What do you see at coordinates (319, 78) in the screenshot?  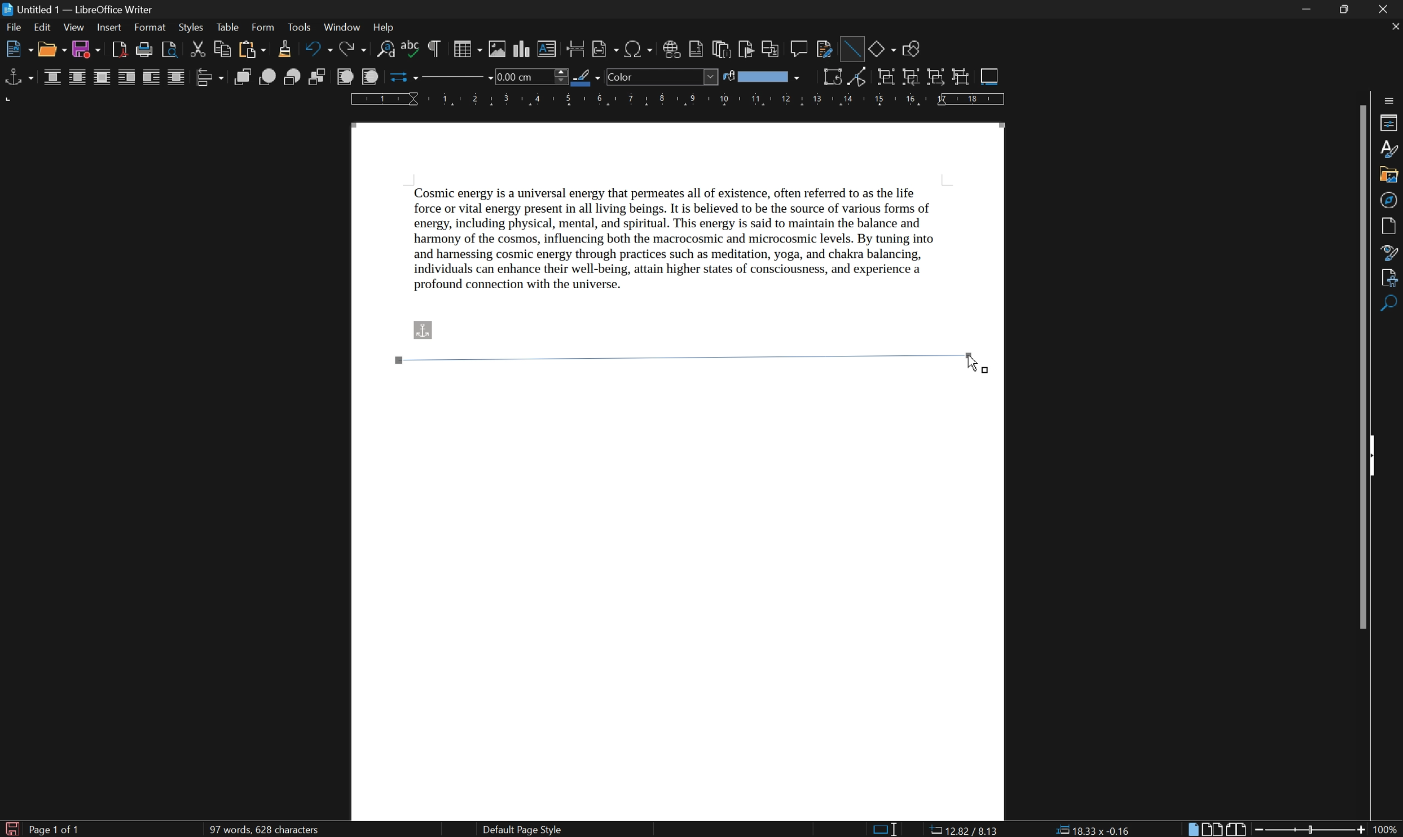 I see `send to back` at bounding box center [319, 78].